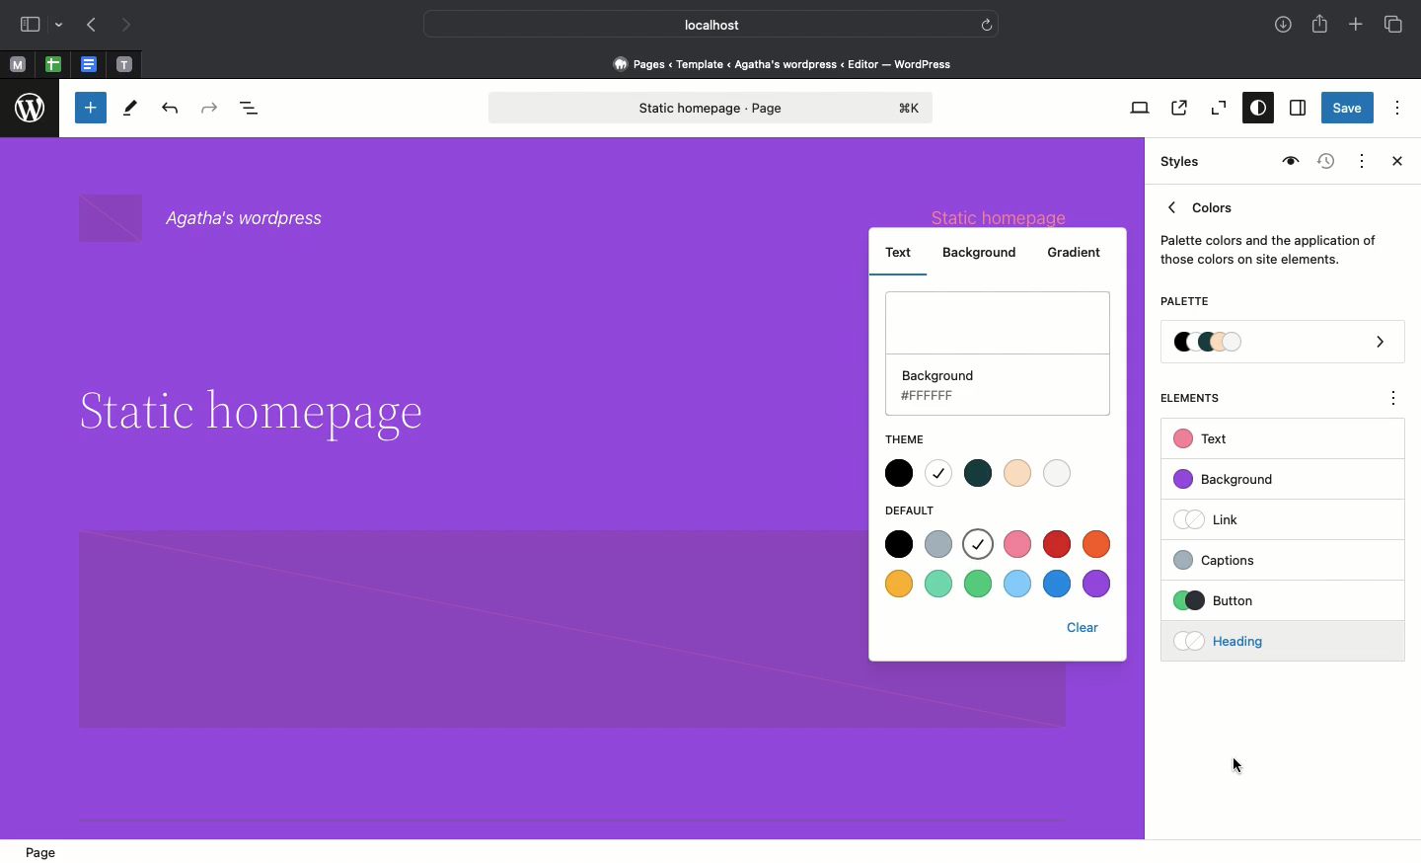 The image size is (1421, 863). I want to click on Add new tab, so click(1358, 27).